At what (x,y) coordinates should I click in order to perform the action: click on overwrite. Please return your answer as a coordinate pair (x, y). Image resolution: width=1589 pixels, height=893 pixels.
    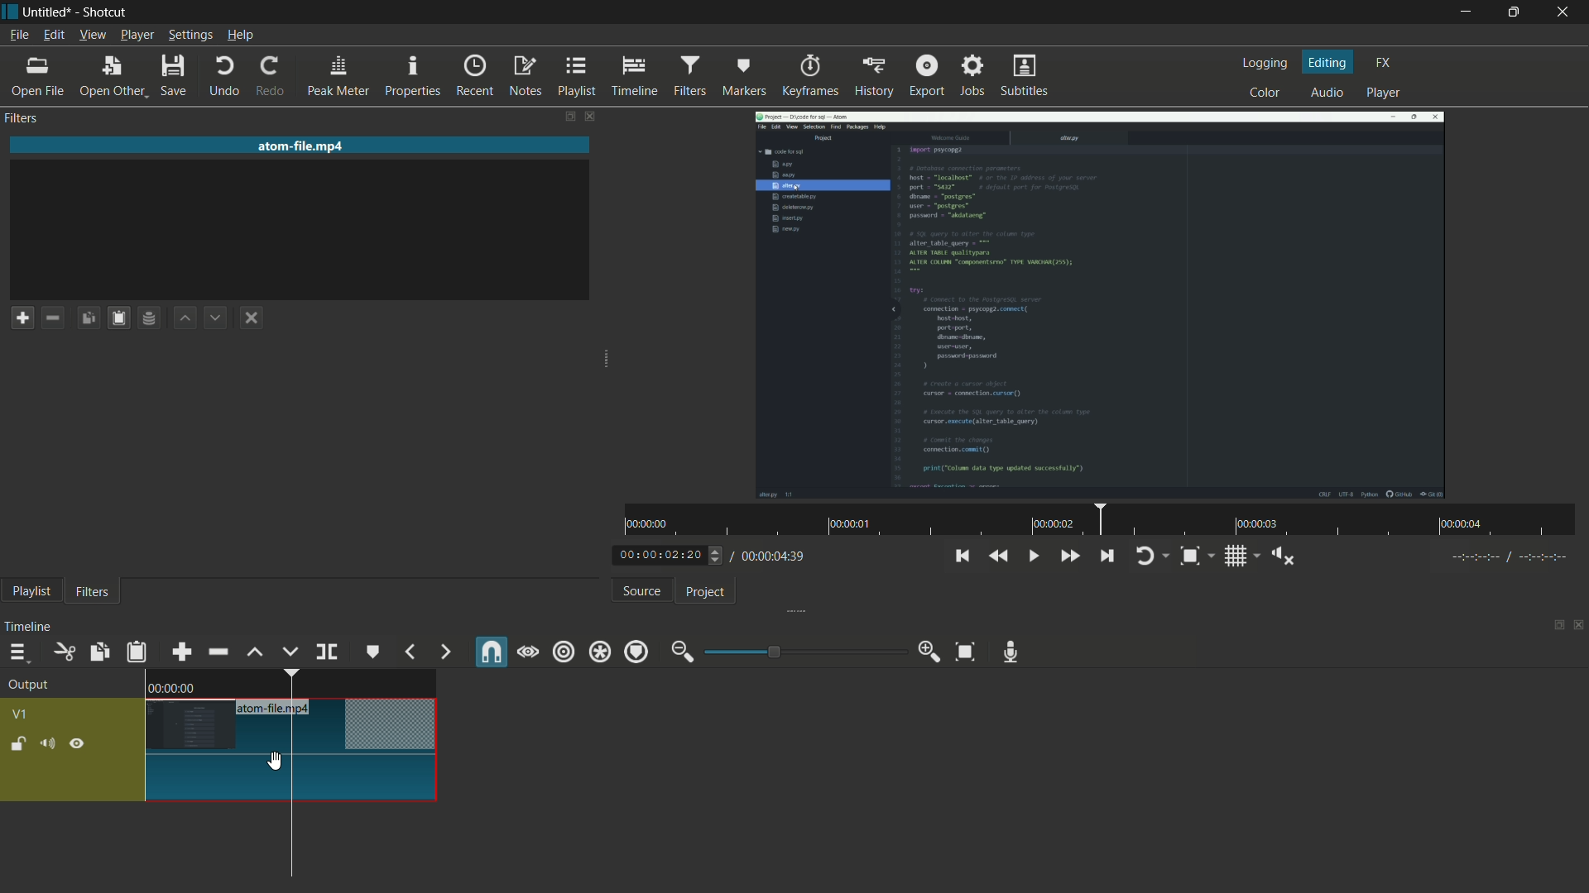
    Looking at the image, I should click on (290, 652).